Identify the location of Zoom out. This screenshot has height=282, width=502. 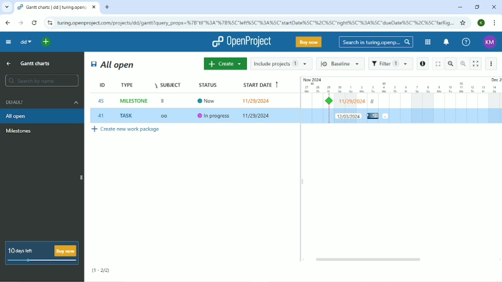
(451, 63).